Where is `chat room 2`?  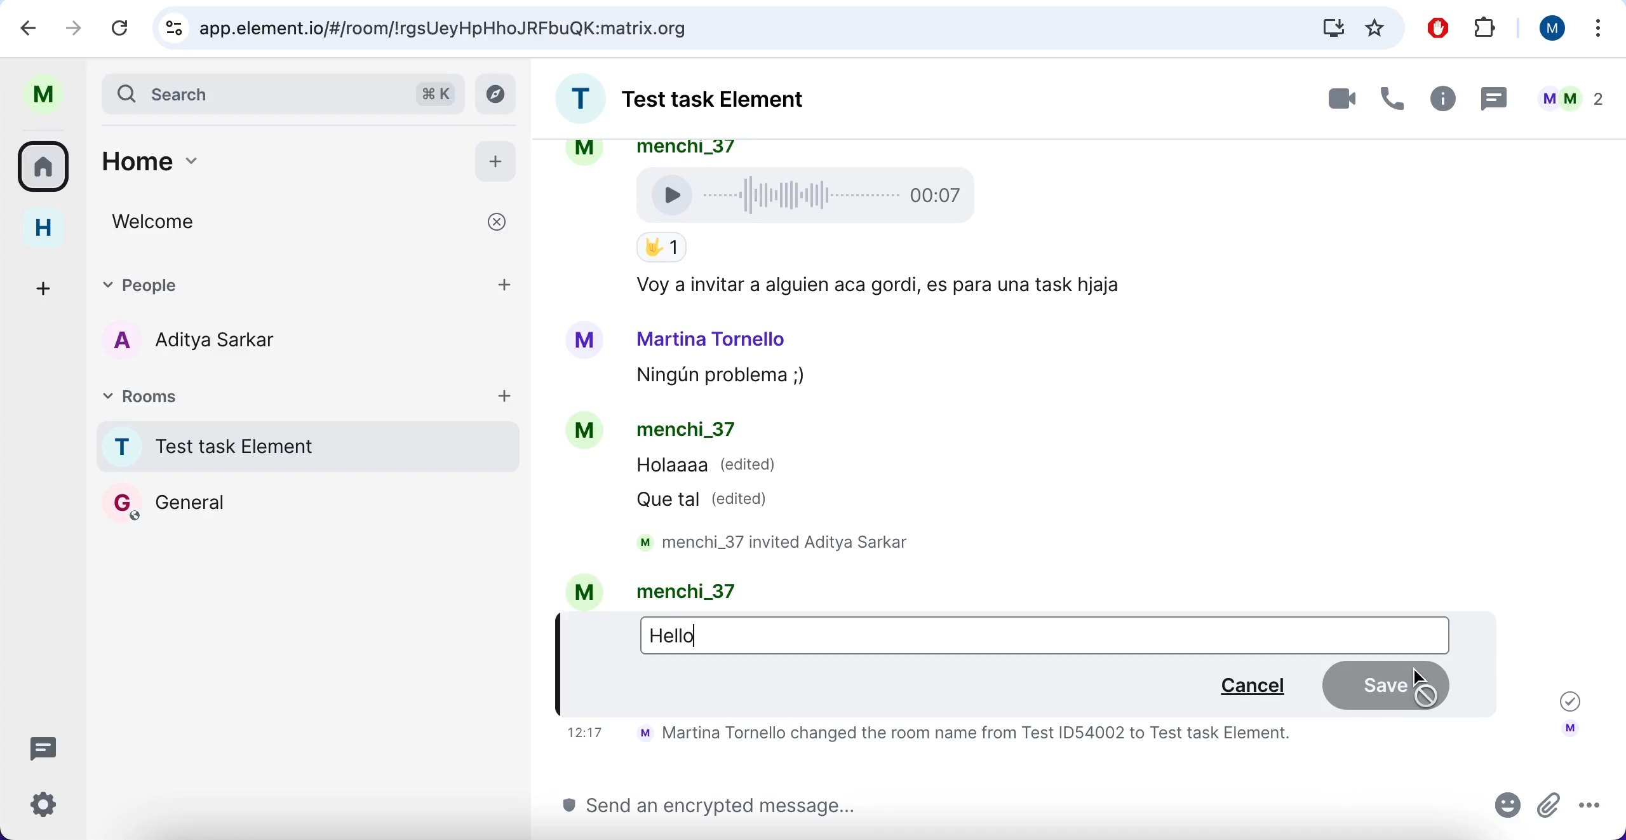 chat room 2 is located at coordinates (240, 505).